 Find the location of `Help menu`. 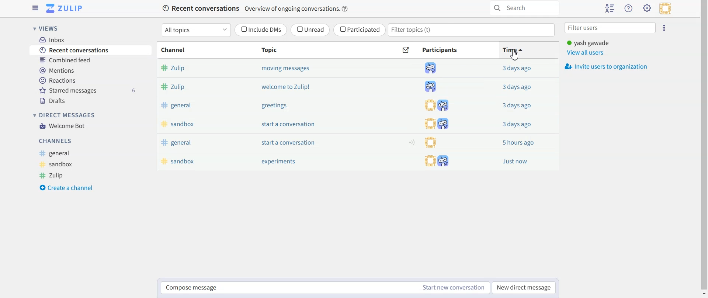

Help menu is located at coordinates (629, 8).